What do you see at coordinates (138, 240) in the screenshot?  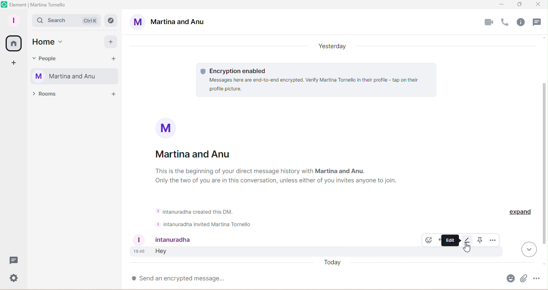 I see `profile` at bounding box center [138, 240].